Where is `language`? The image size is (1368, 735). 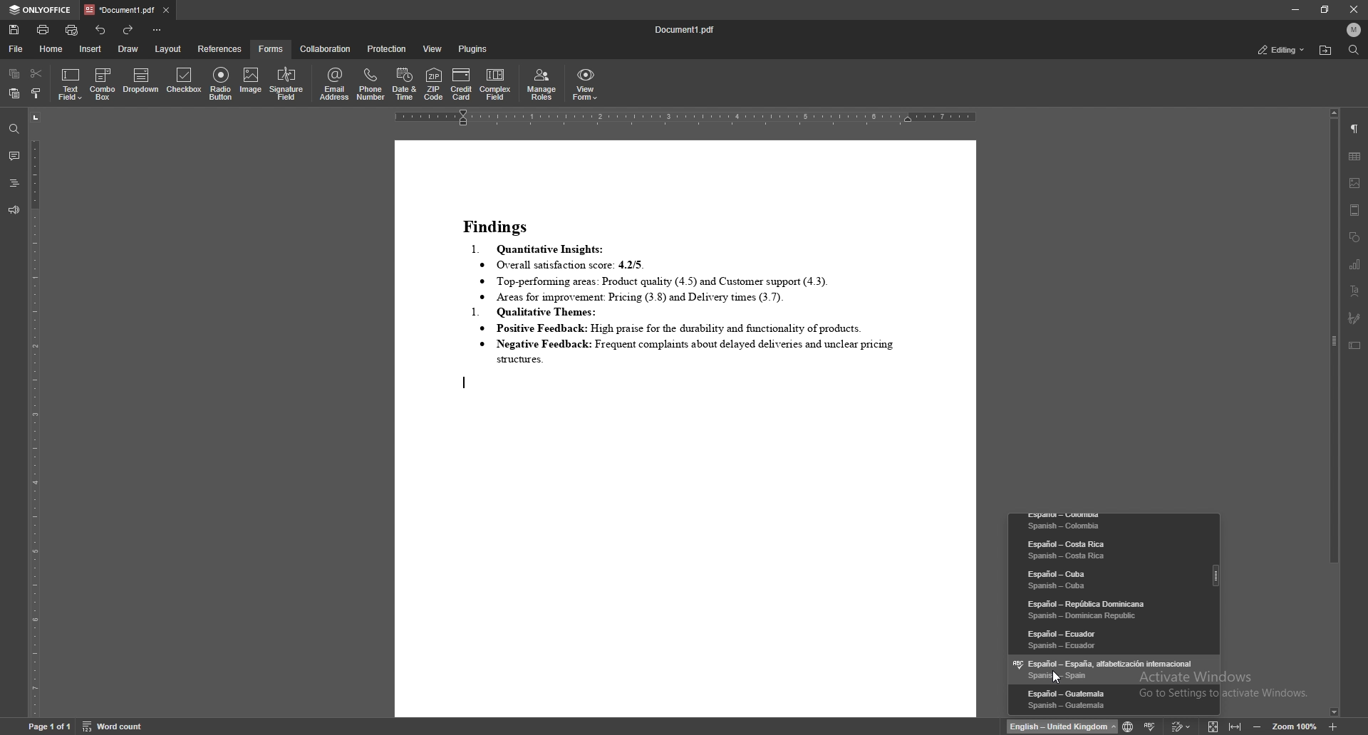
language is located at coordinates (1107, 669).